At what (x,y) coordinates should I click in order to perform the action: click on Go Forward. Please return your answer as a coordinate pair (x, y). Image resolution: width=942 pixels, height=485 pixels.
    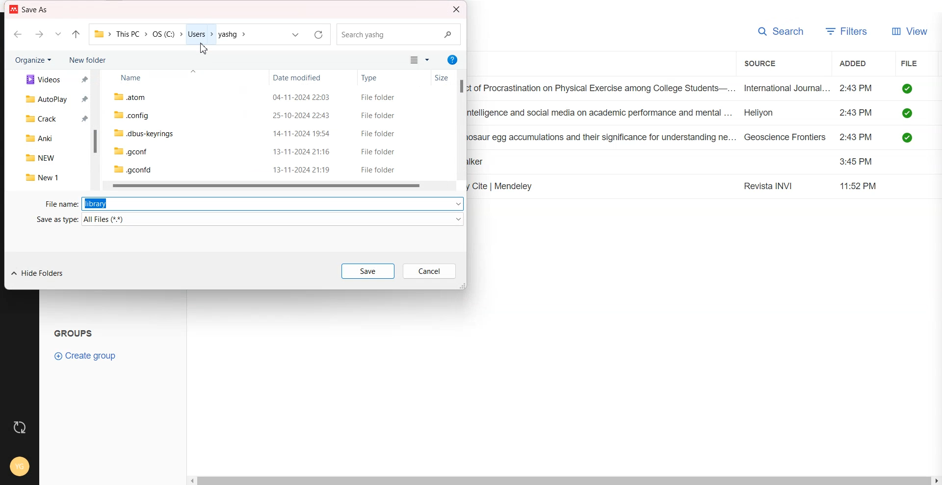
    Looking at the image, I should click on (39, 35).